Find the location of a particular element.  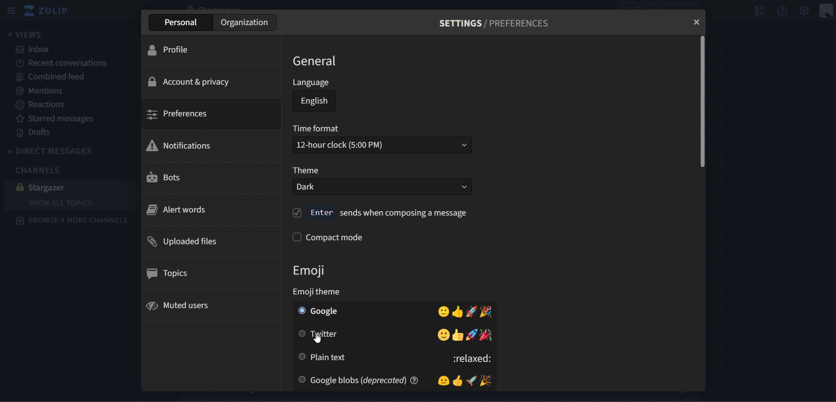

hide user list is located at coordinates (757, 10).